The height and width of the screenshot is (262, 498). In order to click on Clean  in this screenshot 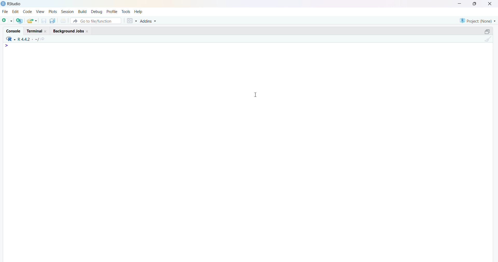, I will do `click(488, 39)`.